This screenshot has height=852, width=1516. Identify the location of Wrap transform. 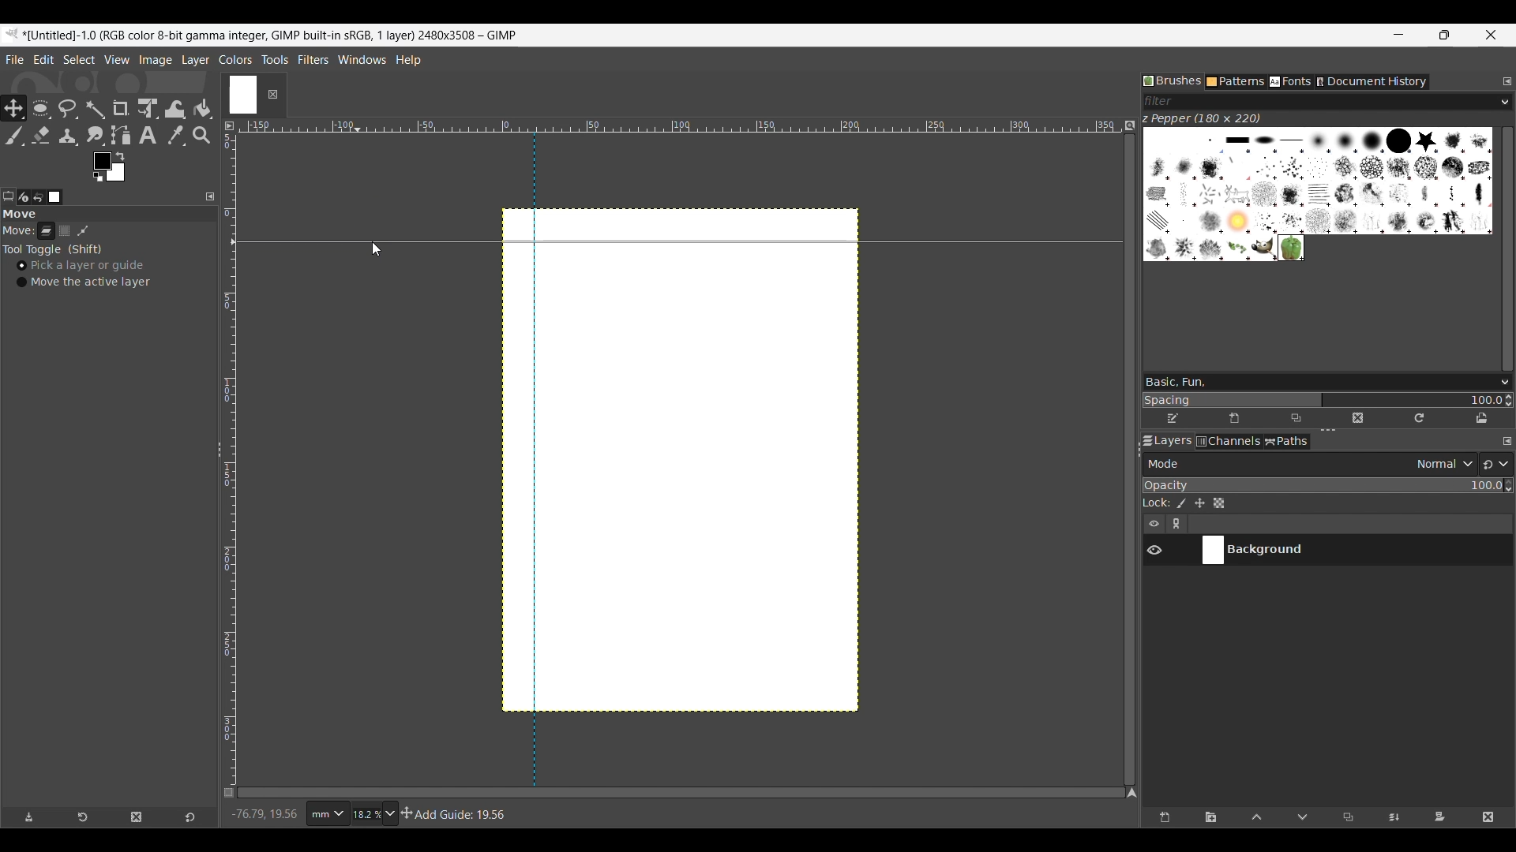
(174, 109).